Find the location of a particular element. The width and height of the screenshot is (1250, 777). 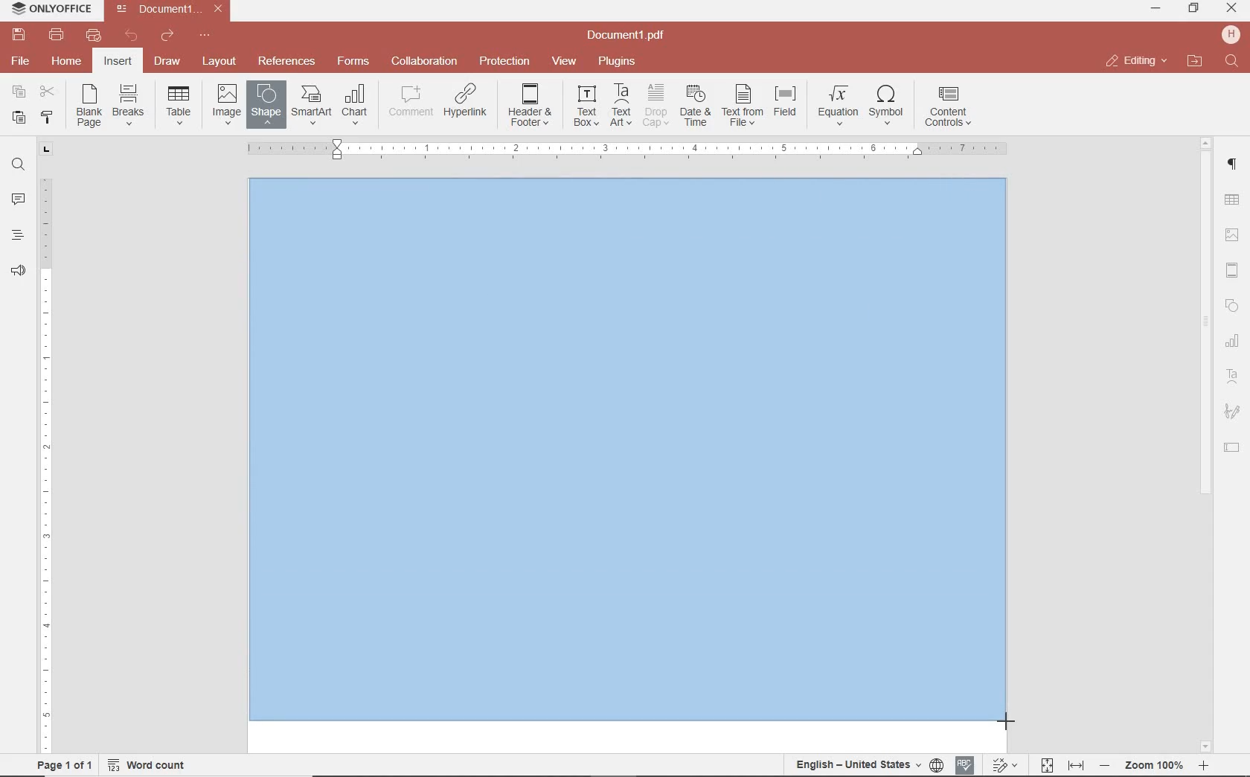

close is located at coordinates (1135, 61).